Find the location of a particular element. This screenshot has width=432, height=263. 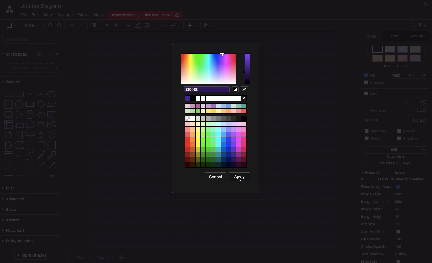

Draw.io is located at coordinates (9, 9).